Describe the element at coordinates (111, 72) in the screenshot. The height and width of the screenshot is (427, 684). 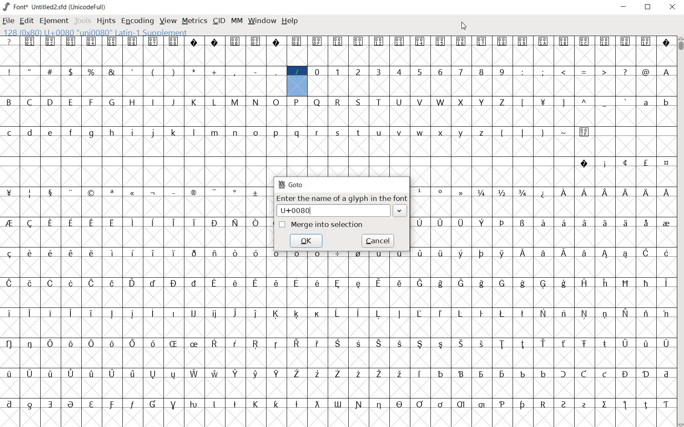
I see `glyph` at that location.